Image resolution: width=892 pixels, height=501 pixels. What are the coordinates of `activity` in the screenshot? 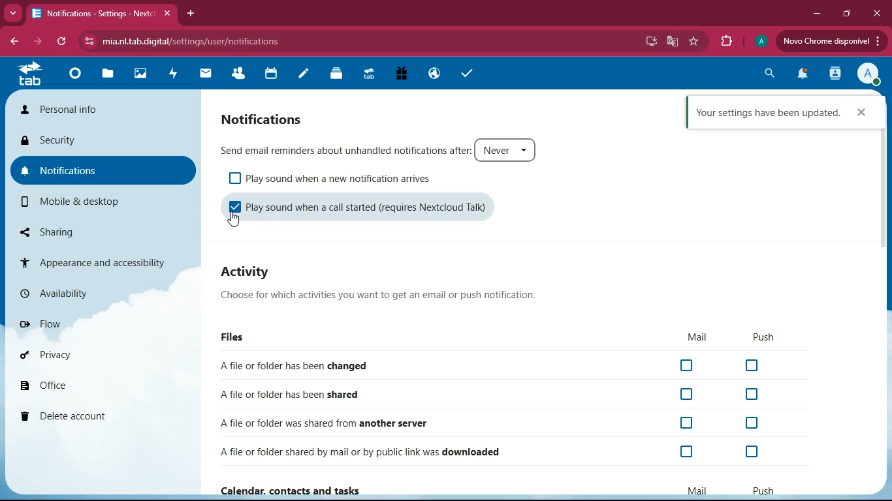 It's located at (835, 76).